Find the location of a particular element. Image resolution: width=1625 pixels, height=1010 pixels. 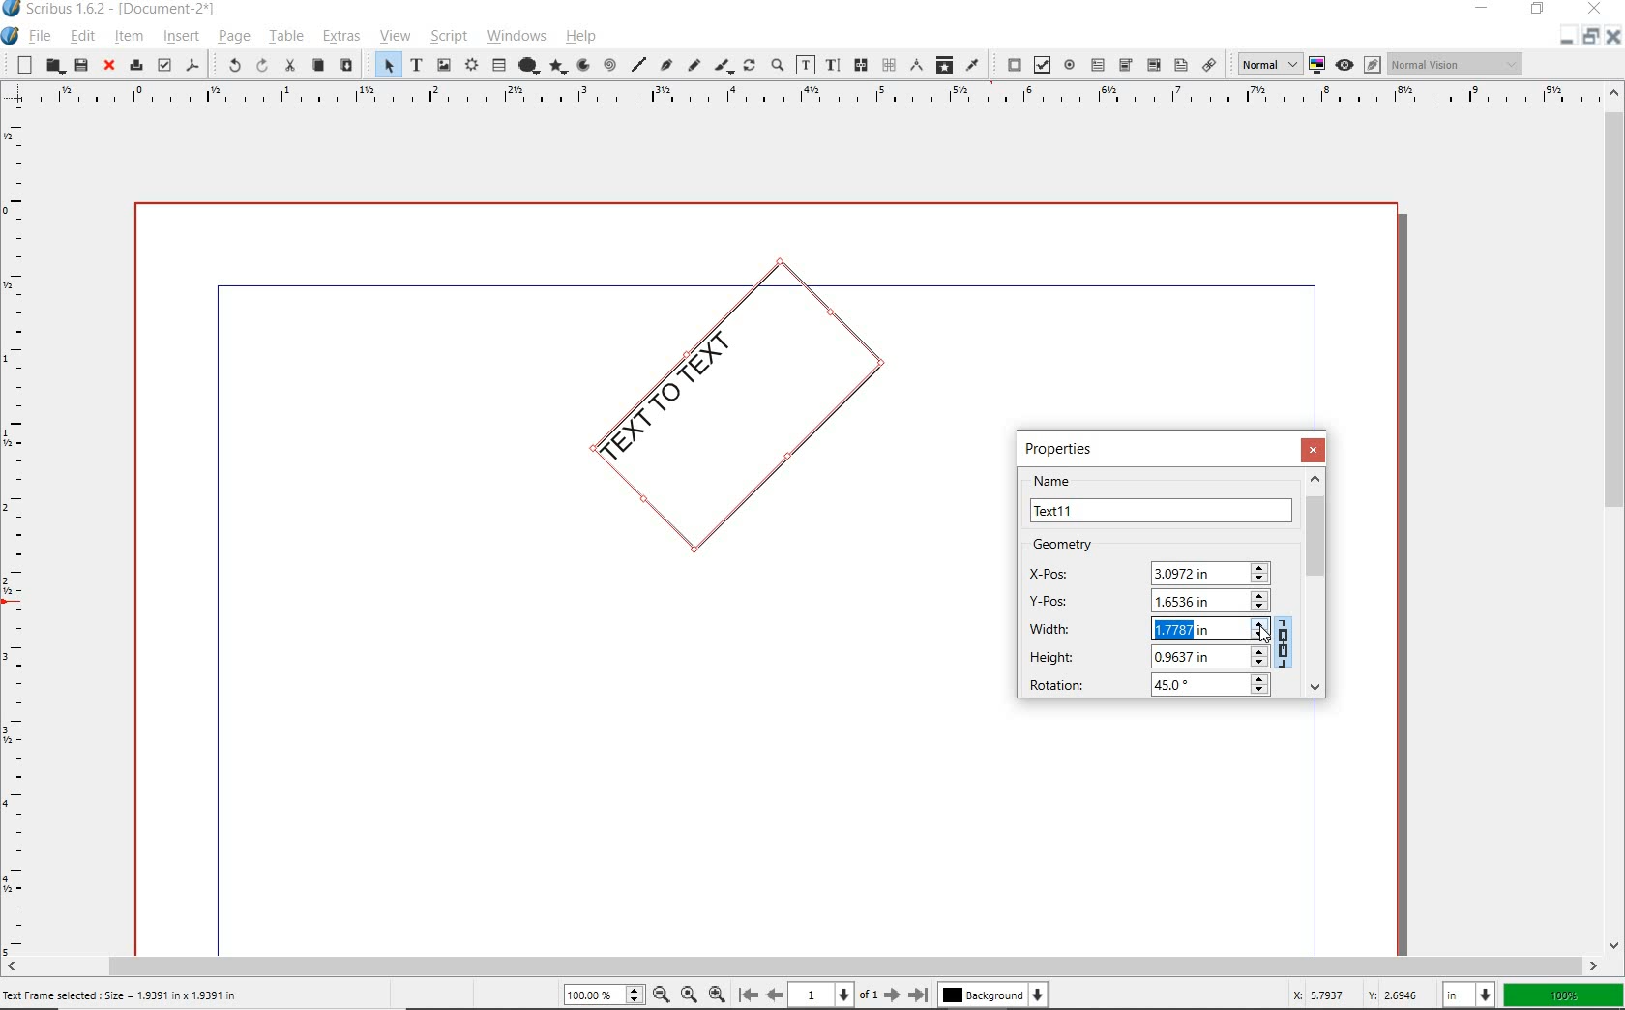

select item is located at coordinates (384, 64).